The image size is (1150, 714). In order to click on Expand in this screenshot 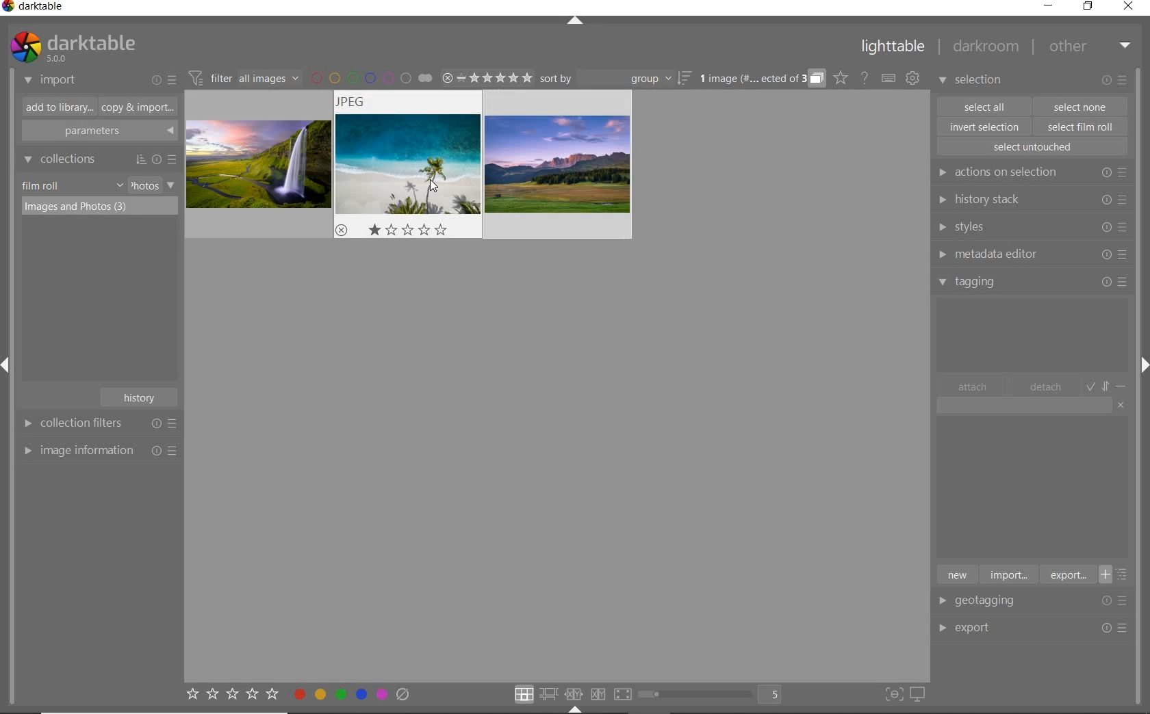, I will do `click(11, 368)`.